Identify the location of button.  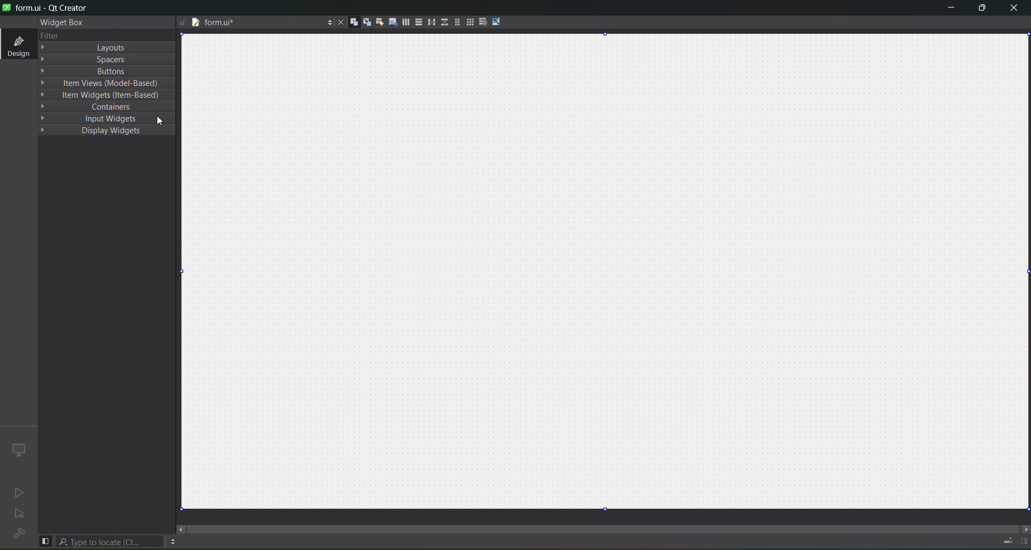
(95, 71).